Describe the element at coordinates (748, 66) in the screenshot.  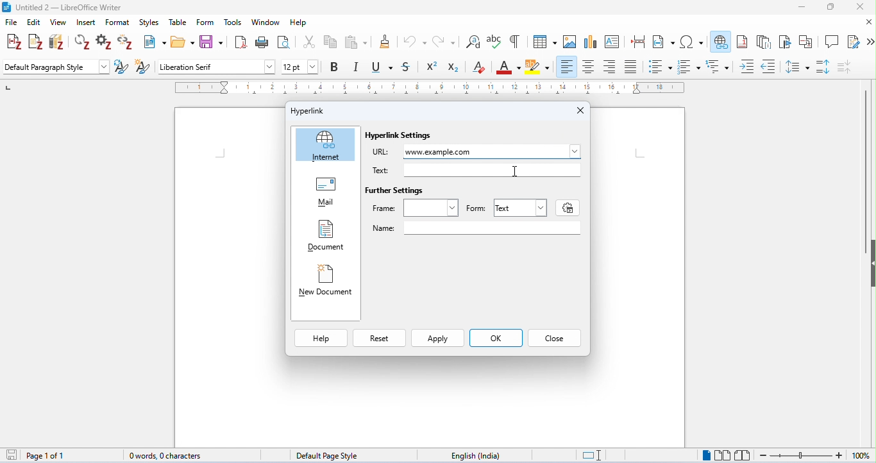
I see `increase indent` at that location.